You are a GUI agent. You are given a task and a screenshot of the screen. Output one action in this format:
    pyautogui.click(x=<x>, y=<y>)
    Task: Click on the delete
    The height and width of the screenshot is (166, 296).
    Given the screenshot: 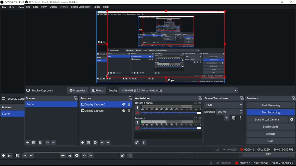 What is the action you would take?
    pyautogui.click(x=89, y=142)
    